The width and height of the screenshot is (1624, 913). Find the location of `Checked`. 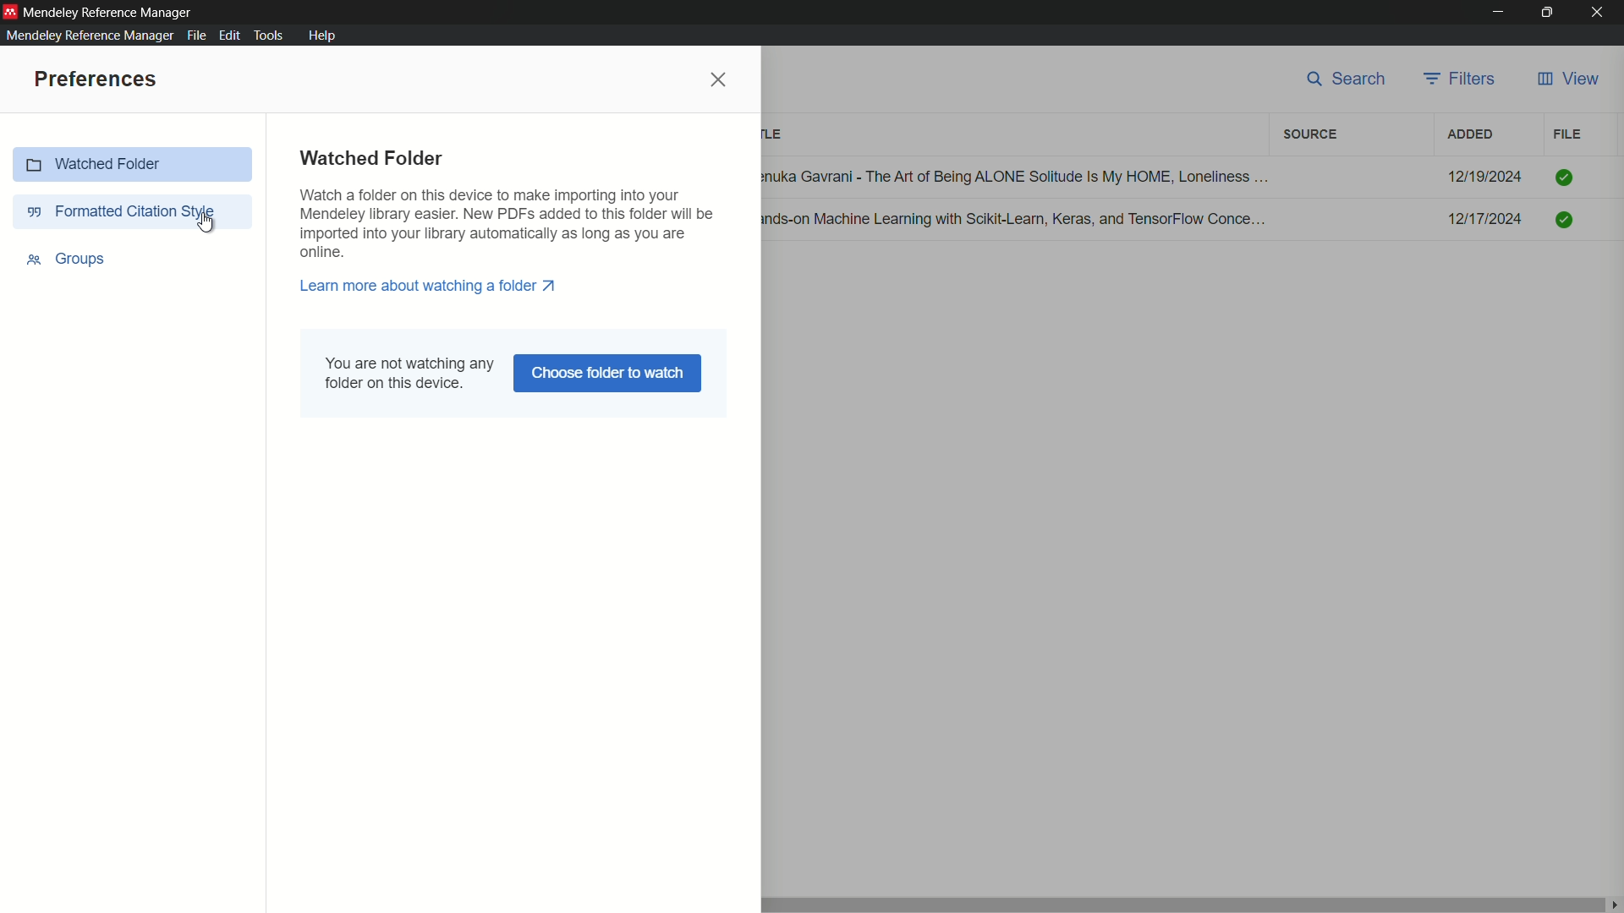

Checked is located at coordinates (1564, 178).